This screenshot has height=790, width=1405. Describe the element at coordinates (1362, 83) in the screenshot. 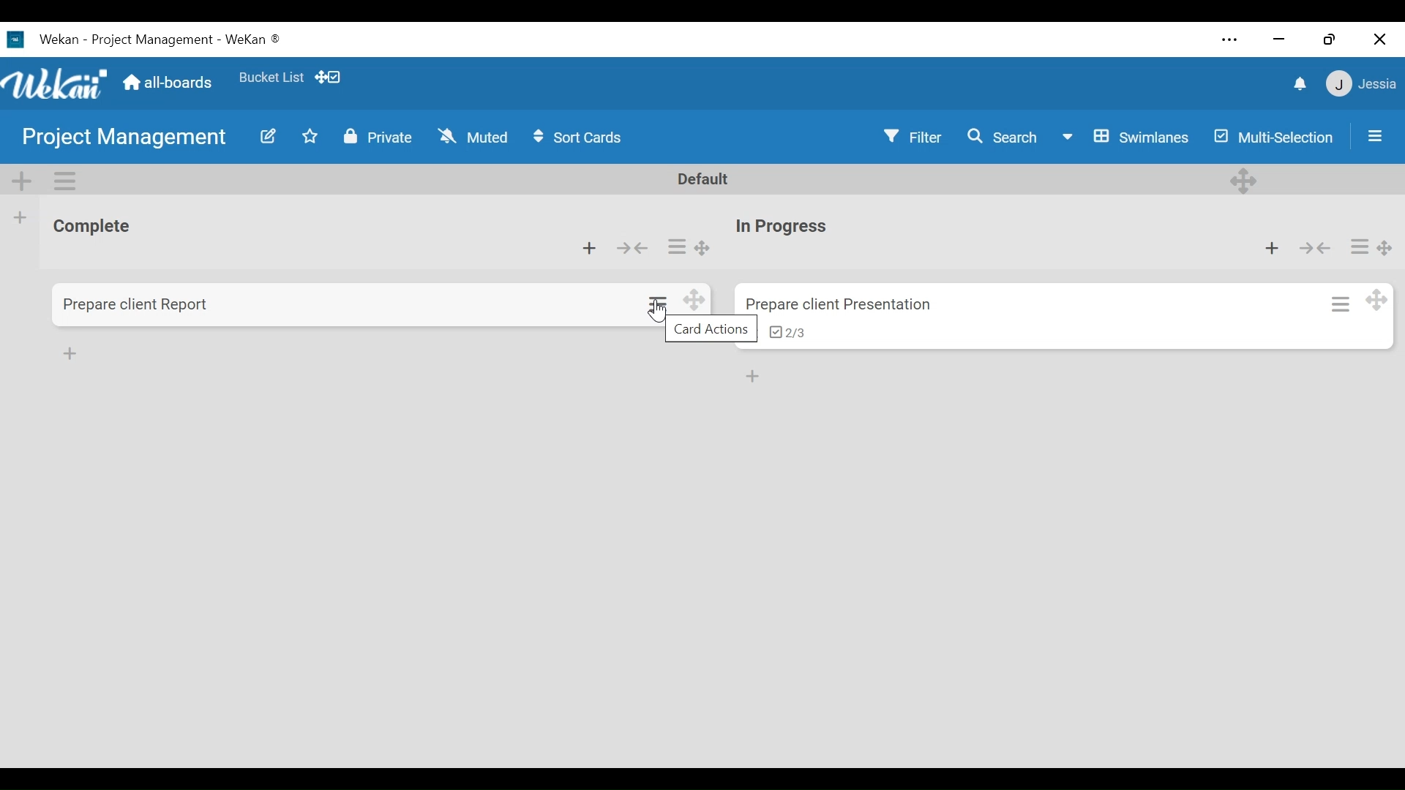

I see `Member` at that location.